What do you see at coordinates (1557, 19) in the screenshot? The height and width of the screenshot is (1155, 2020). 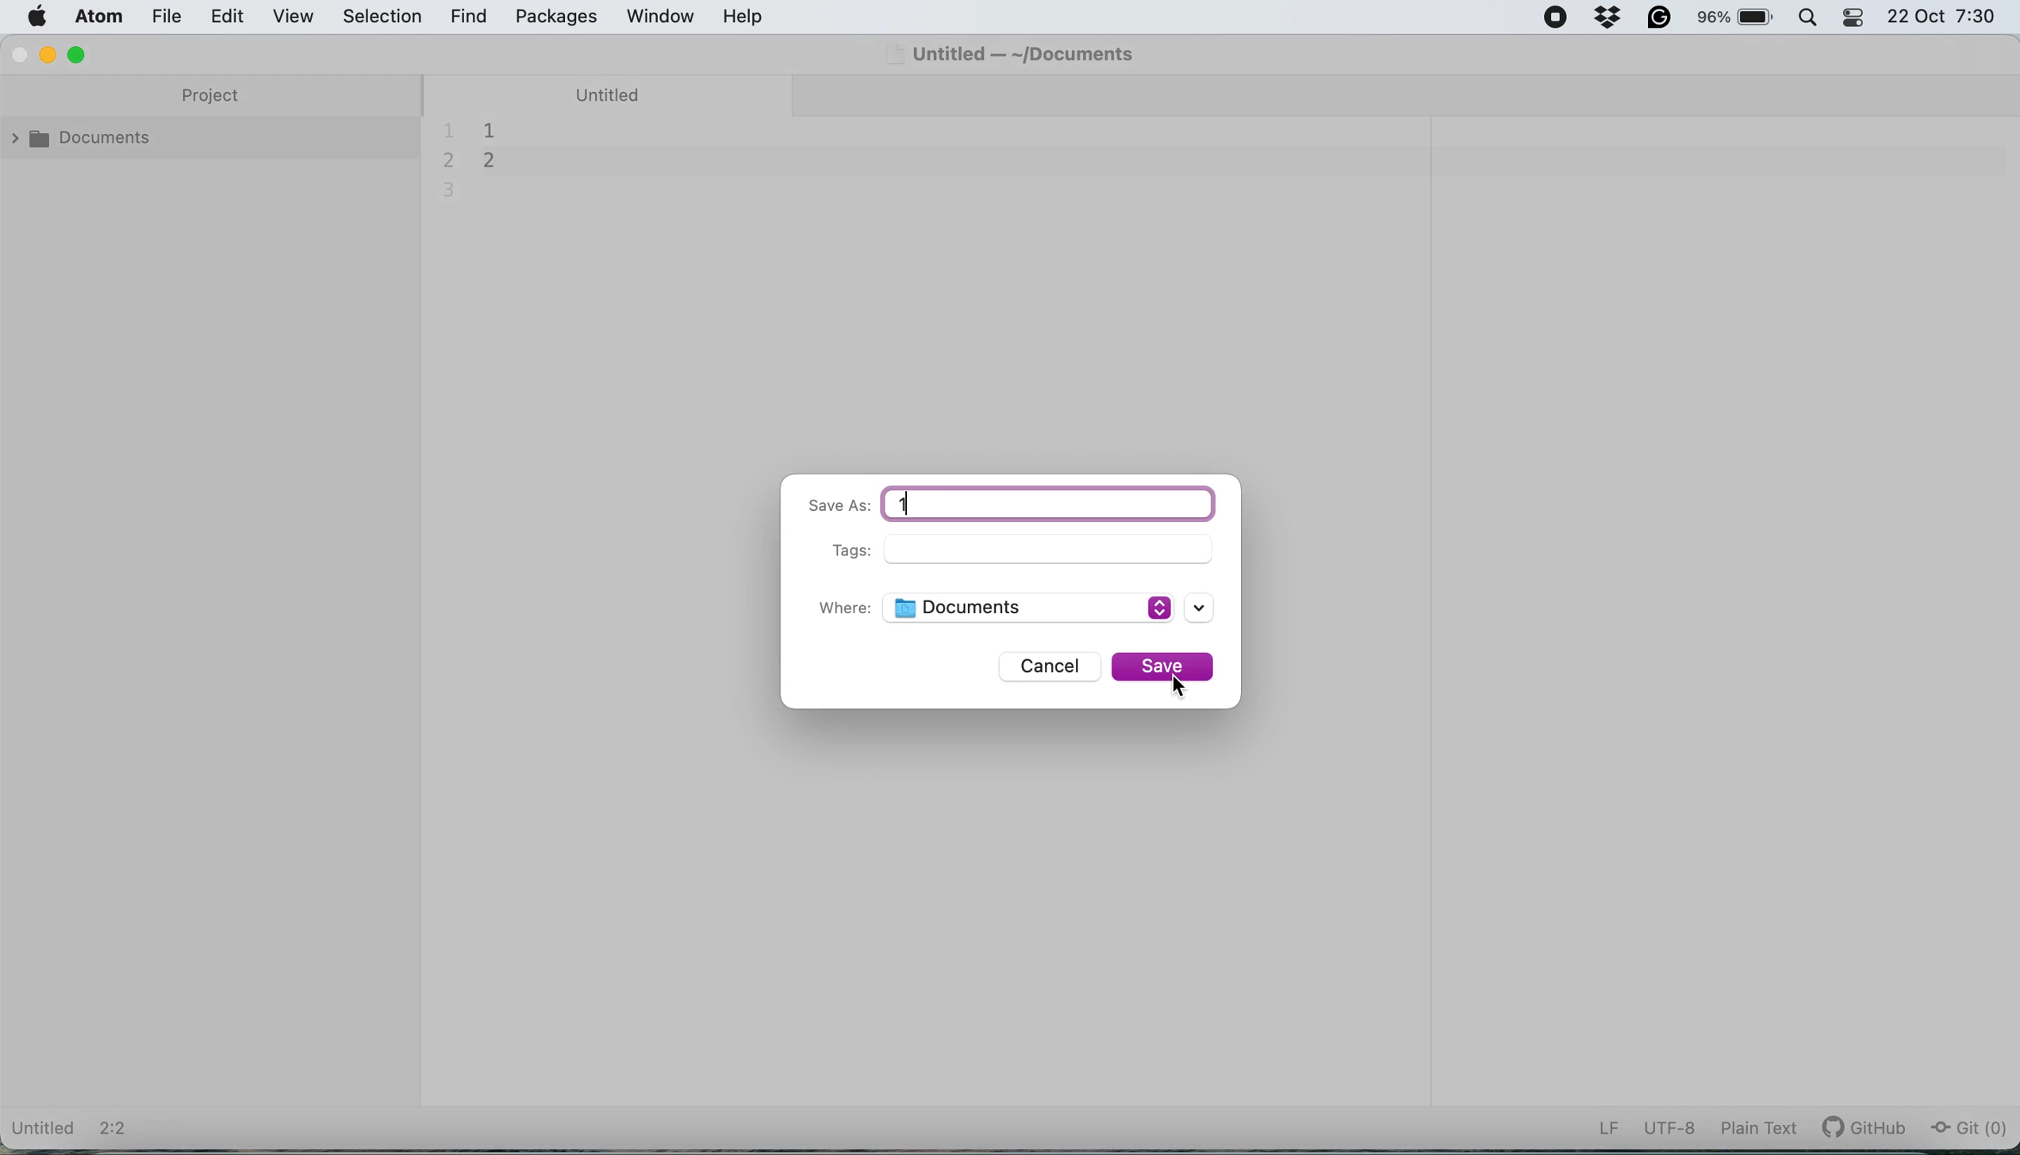 I see `screen recorder` at bounding box center [1557, 19].